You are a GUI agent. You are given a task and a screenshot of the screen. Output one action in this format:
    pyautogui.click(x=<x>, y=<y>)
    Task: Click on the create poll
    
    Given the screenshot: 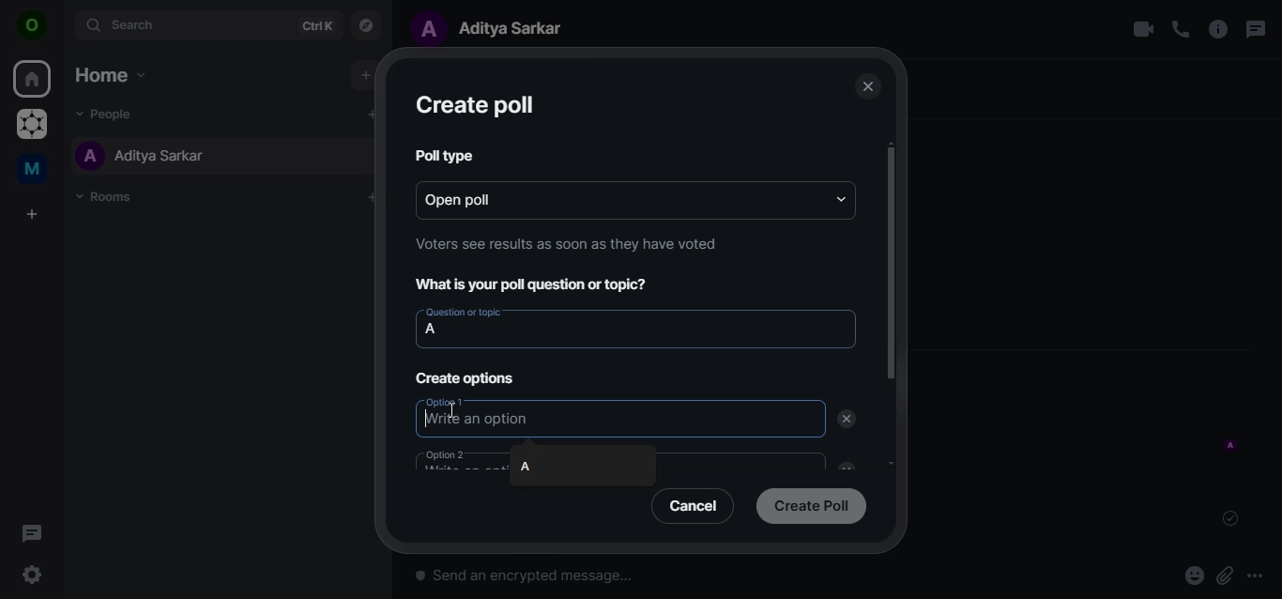 What is the action you would take?
    pyautogui.click(x=474, y=106)
    